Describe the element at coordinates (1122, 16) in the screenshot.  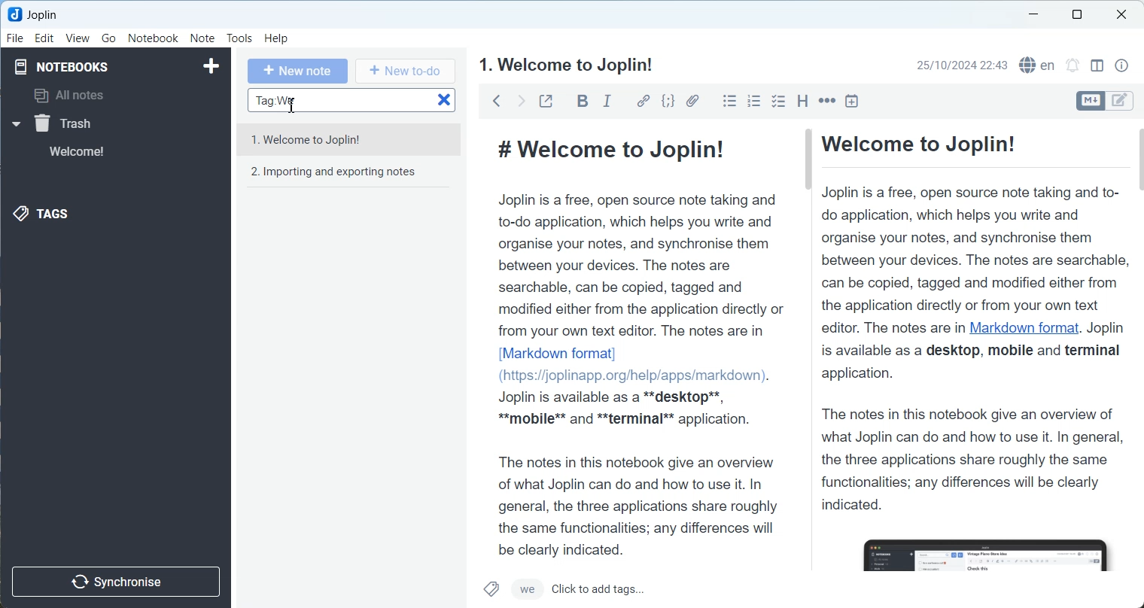
I see `Close` at that location.